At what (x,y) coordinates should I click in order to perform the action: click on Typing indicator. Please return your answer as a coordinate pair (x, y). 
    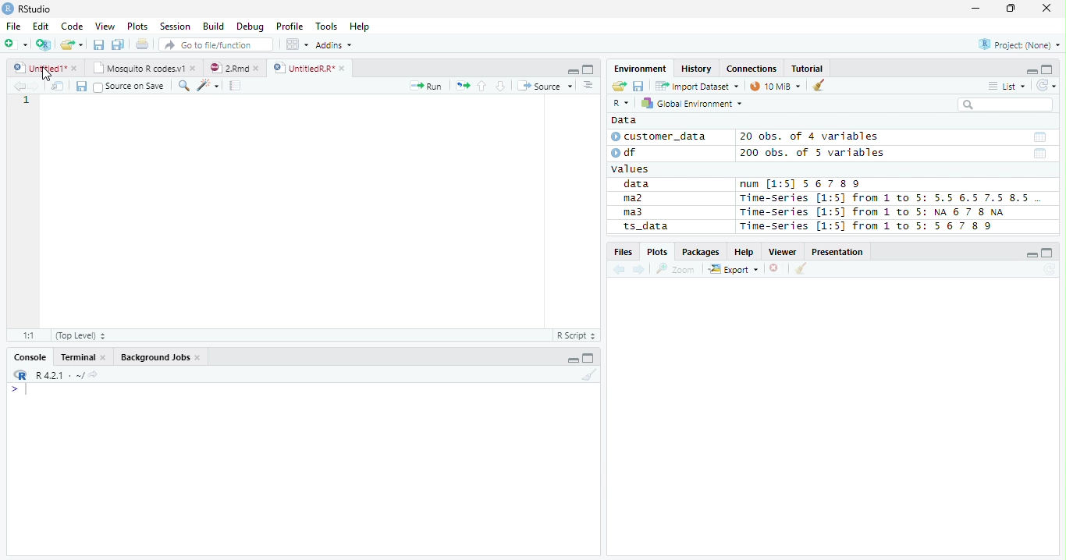
    Looking at the image, I should click on (26, 390).